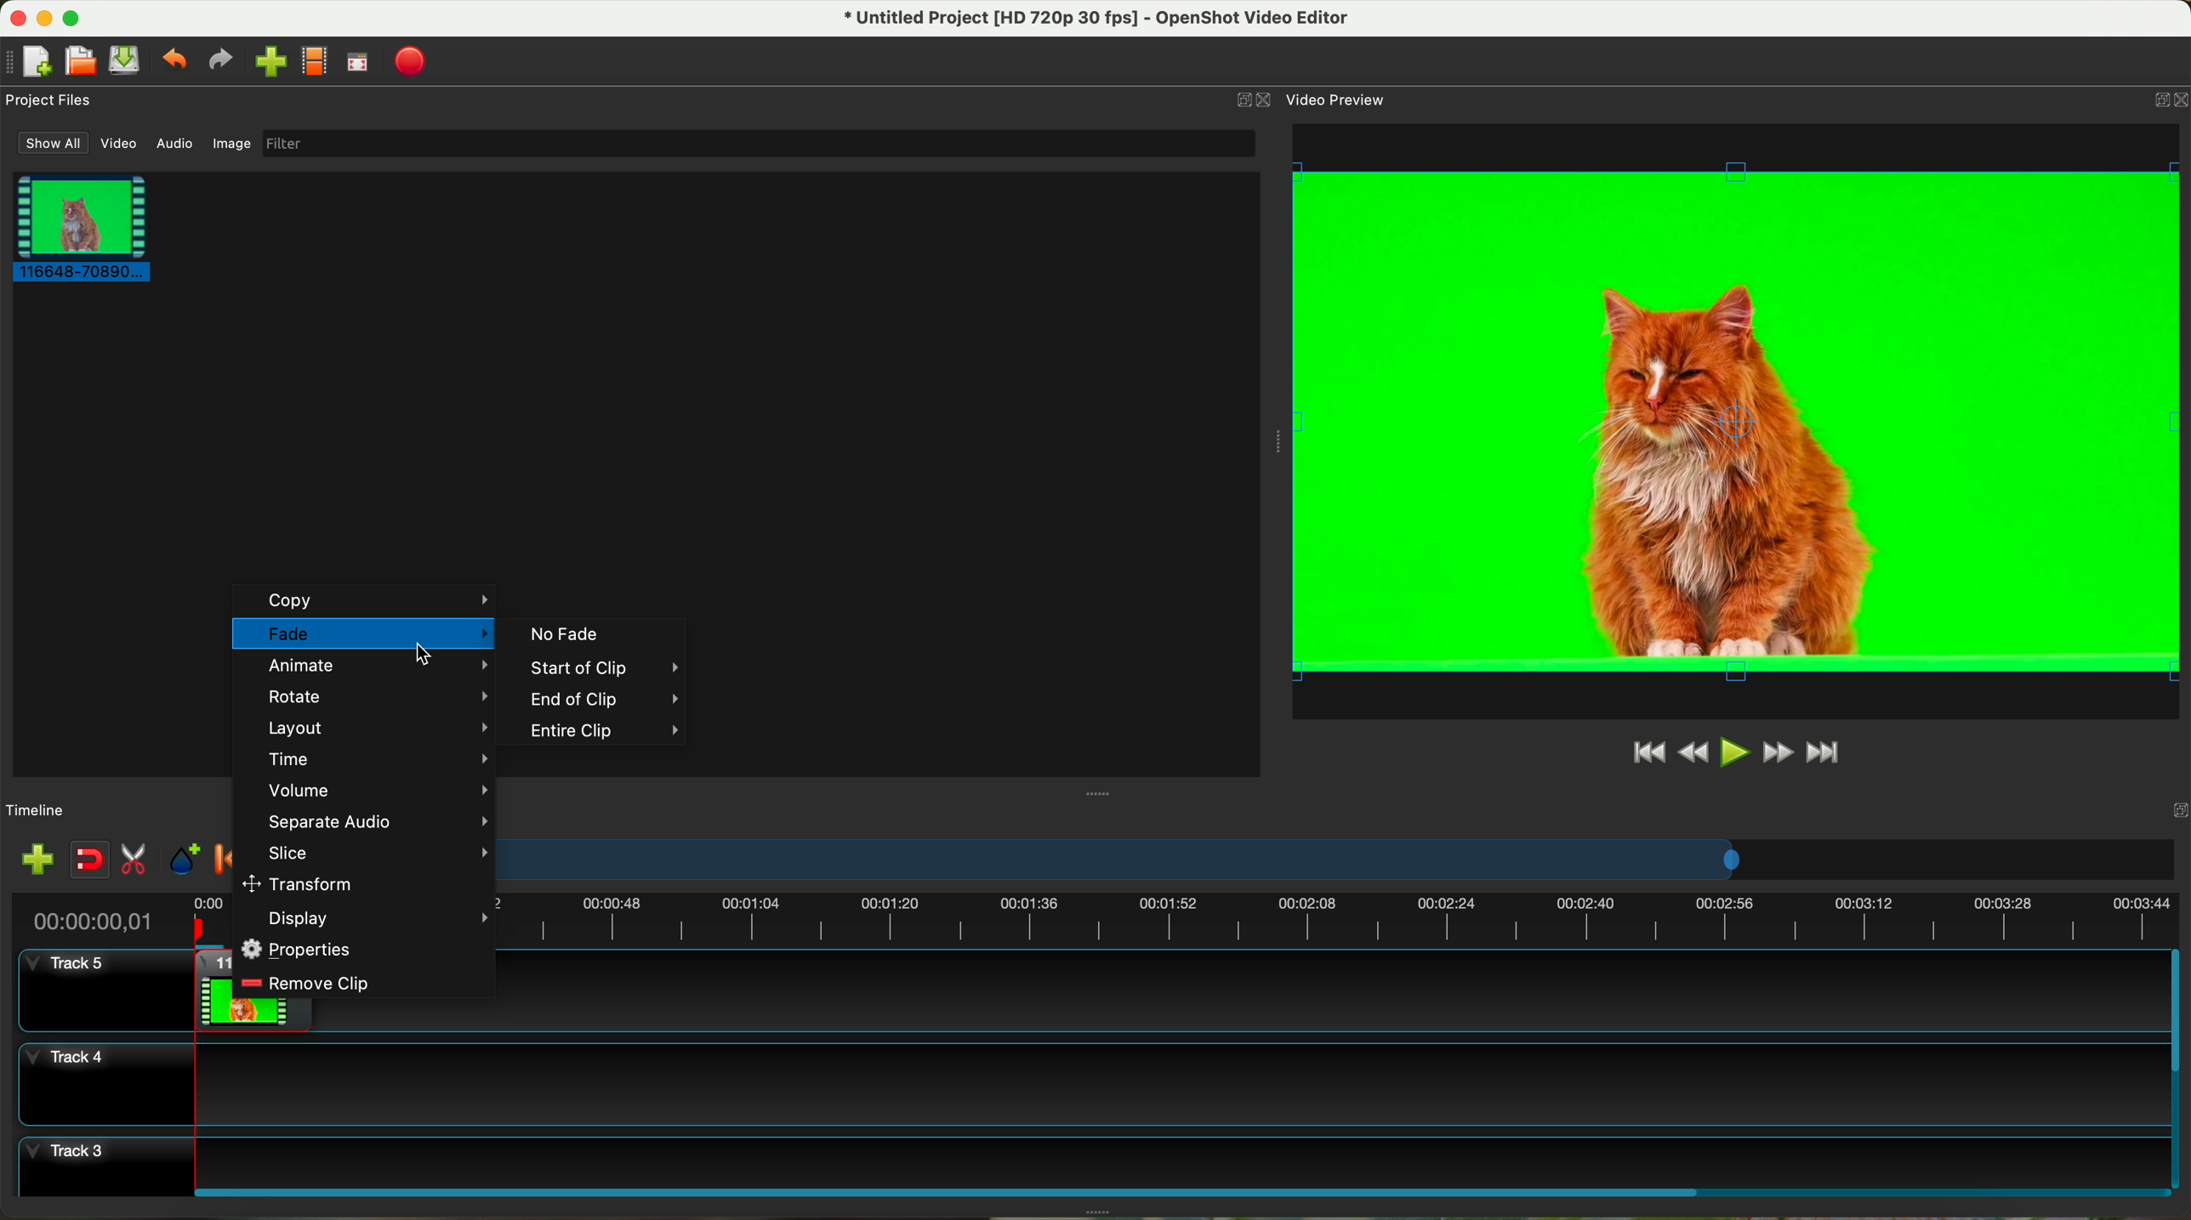 The width and height of the screenshot is (2191, 1220). Describe the element at coordinates (176, 145) in the screenshot. I see `audio` at that location.